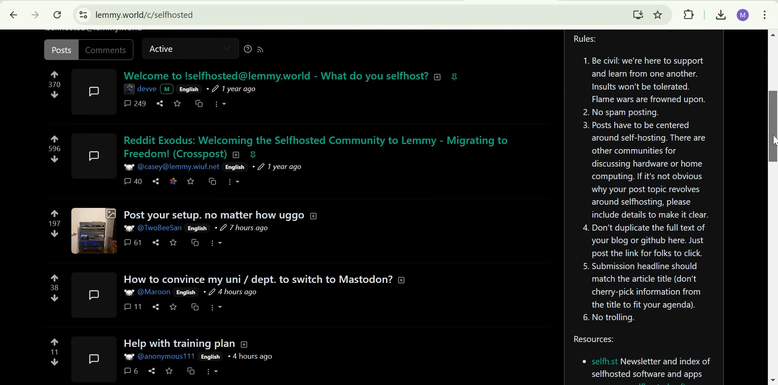  I want to click on English, so click(186, 292).